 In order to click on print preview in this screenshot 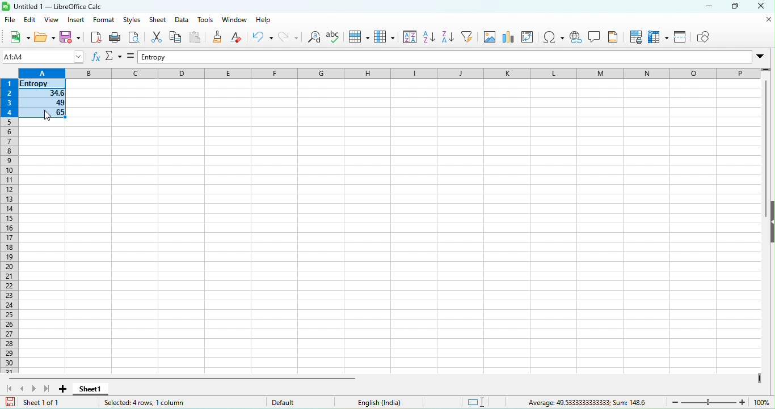, I will do `click(137, 38)`.